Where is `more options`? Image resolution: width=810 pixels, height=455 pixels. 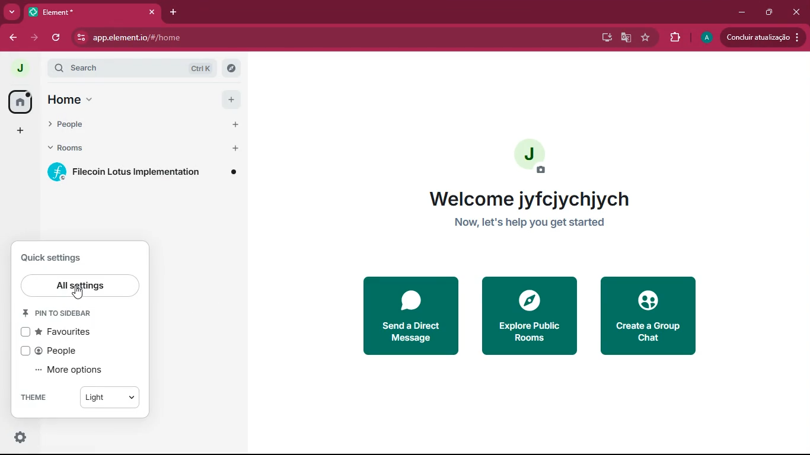 more options is located at coordinates (74, 370).